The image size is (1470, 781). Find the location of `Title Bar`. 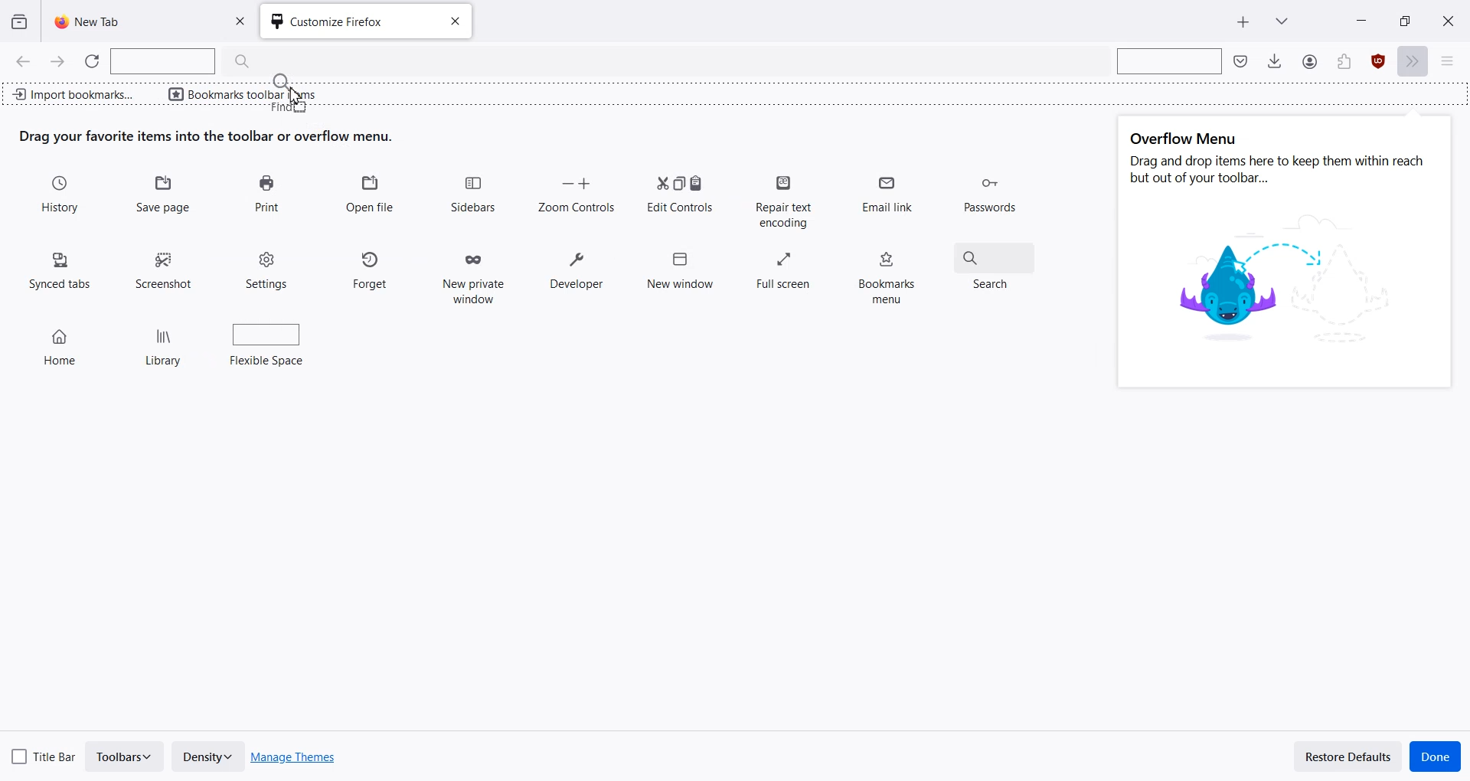

Title Bar is located at coordinates (44, 754).